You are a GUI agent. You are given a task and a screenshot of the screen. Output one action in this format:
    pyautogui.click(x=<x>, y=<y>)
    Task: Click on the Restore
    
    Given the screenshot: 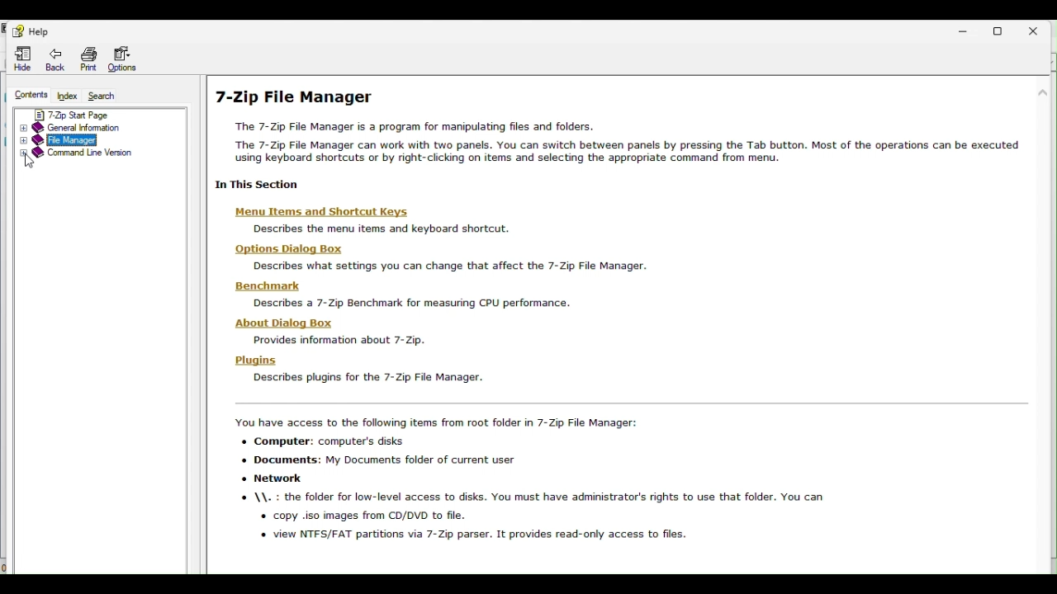 What is the action you would take?
    pyautogui.click(x=1003, y=29)
    